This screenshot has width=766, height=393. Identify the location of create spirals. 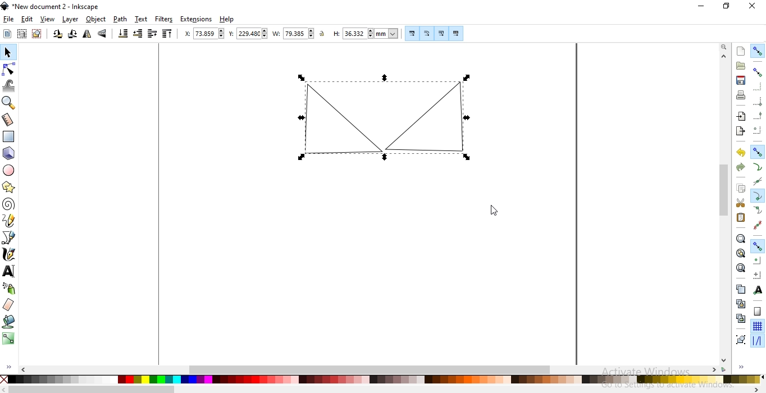
(10, 204).